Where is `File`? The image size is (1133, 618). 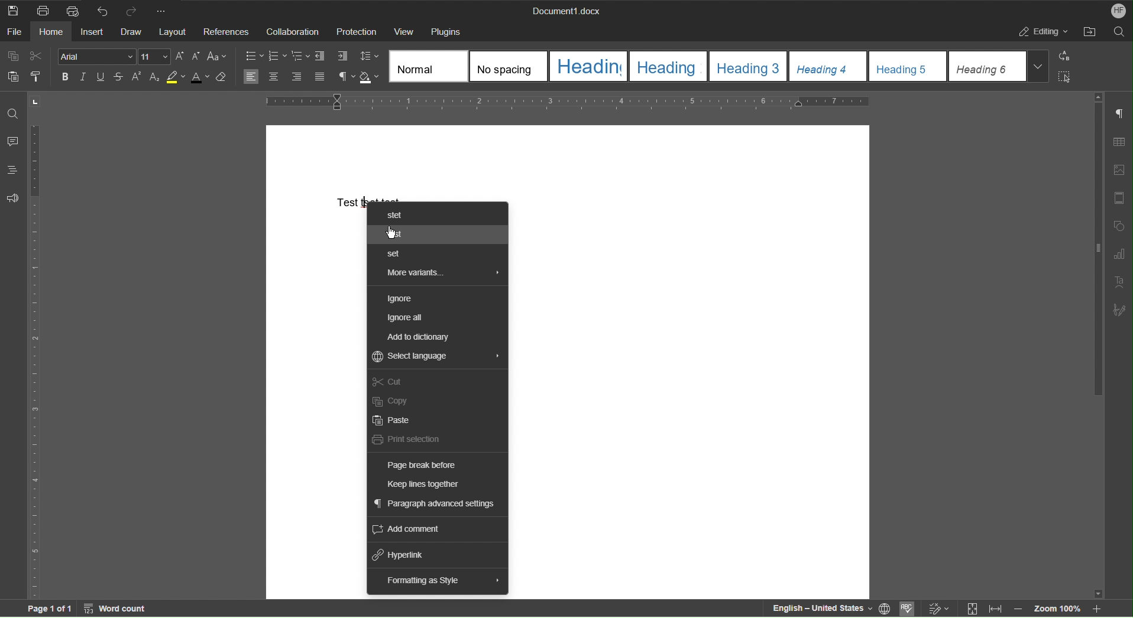 File is located at coordinates (15, 31).